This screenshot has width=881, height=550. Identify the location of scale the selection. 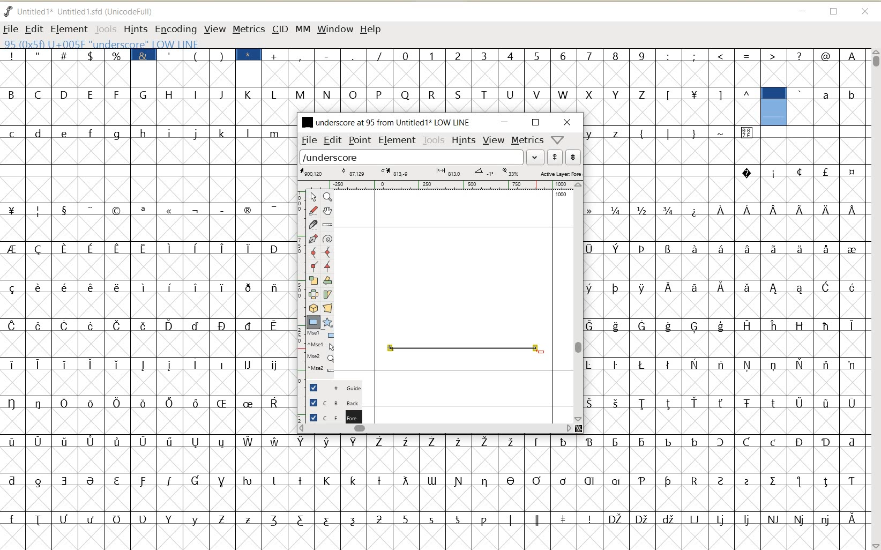
(312, 280).